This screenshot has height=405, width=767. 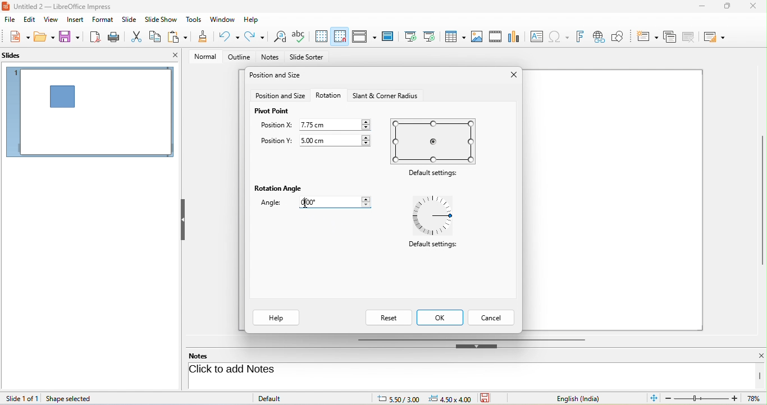 I want to click on cancel, so click(x=492, y=317).